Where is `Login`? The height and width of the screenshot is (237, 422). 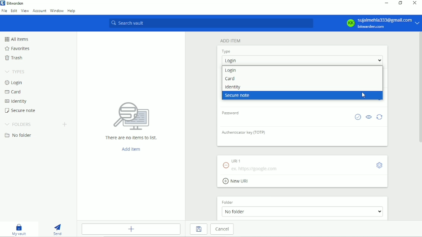 Login is located at coordinates (231, 70).